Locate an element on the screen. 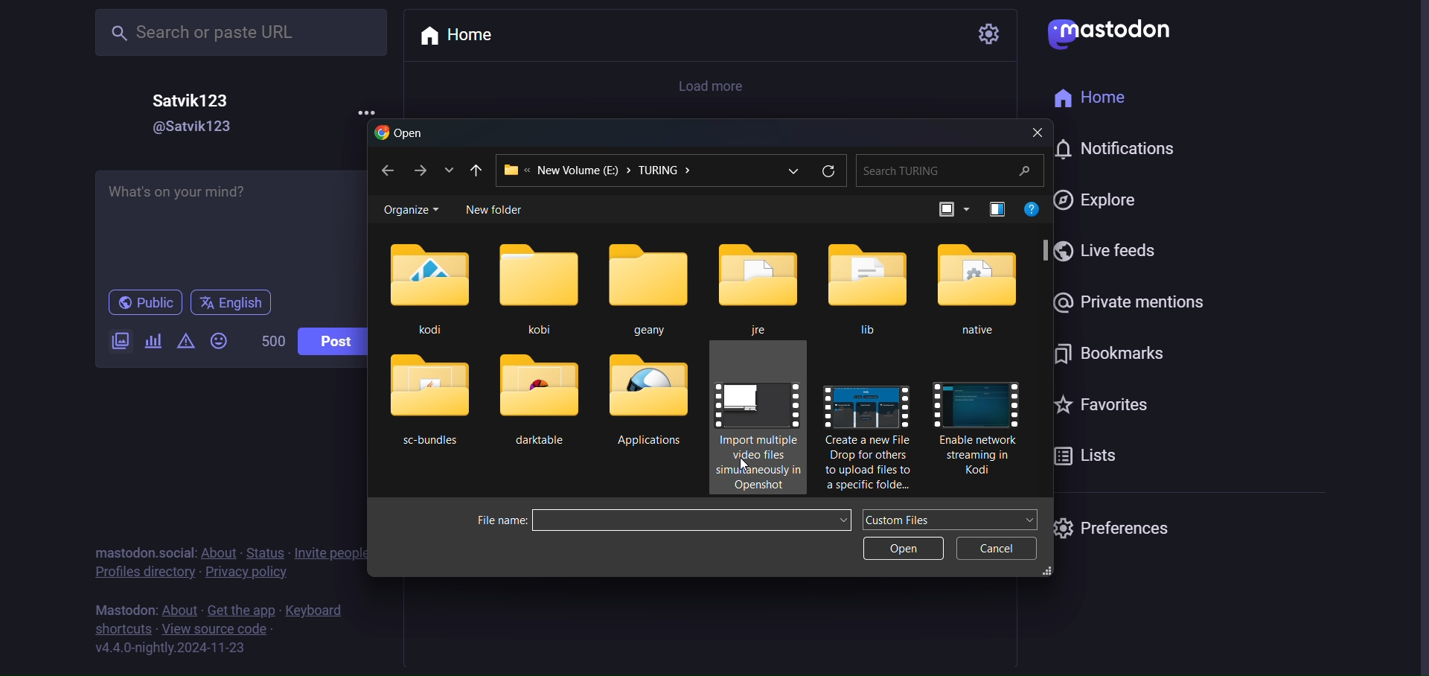 The height and width of the screenshot is (676, 1429). mastodon is located at coordinates (121, 552).